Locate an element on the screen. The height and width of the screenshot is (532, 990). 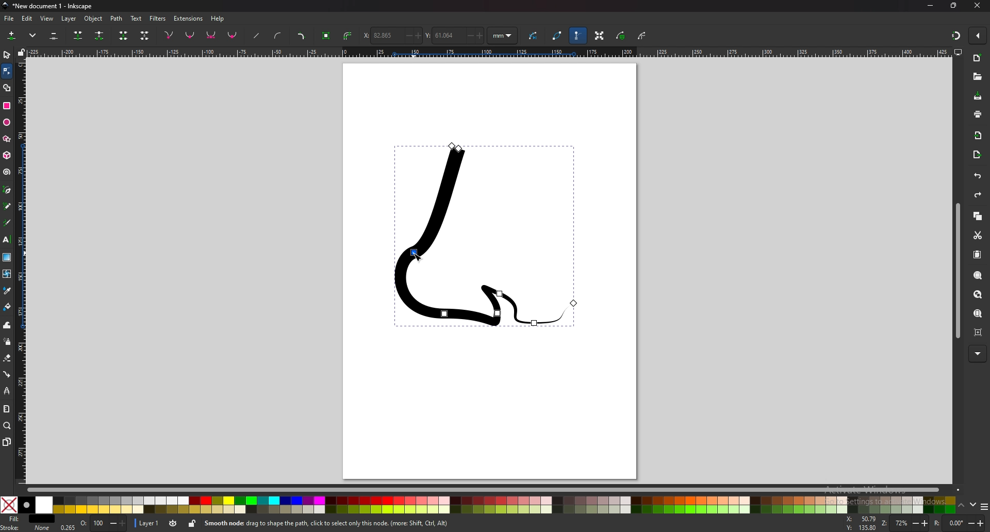
corner is located at coordinates (170, 35).